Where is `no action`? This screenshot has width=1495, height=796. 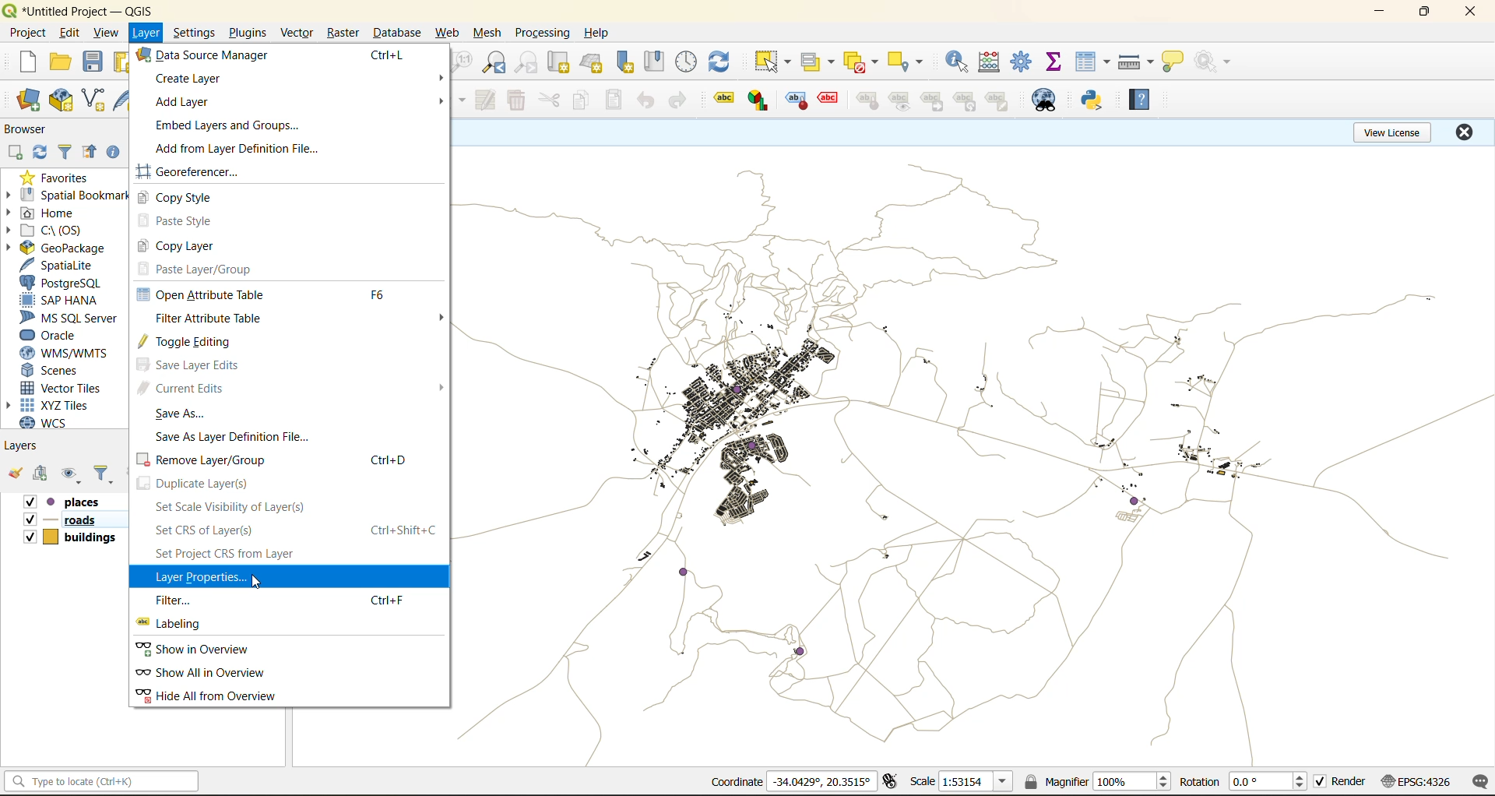
no action is located at coordinates (1213, 62).